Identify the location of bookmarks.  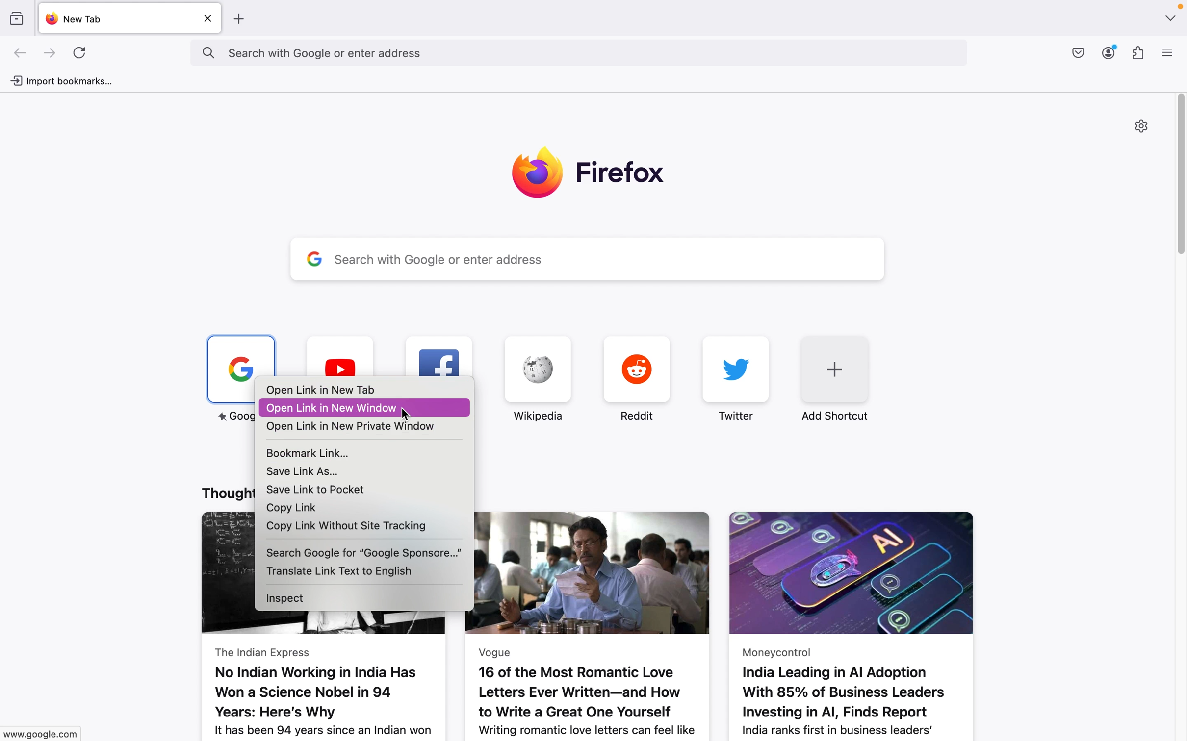
(19, 18).